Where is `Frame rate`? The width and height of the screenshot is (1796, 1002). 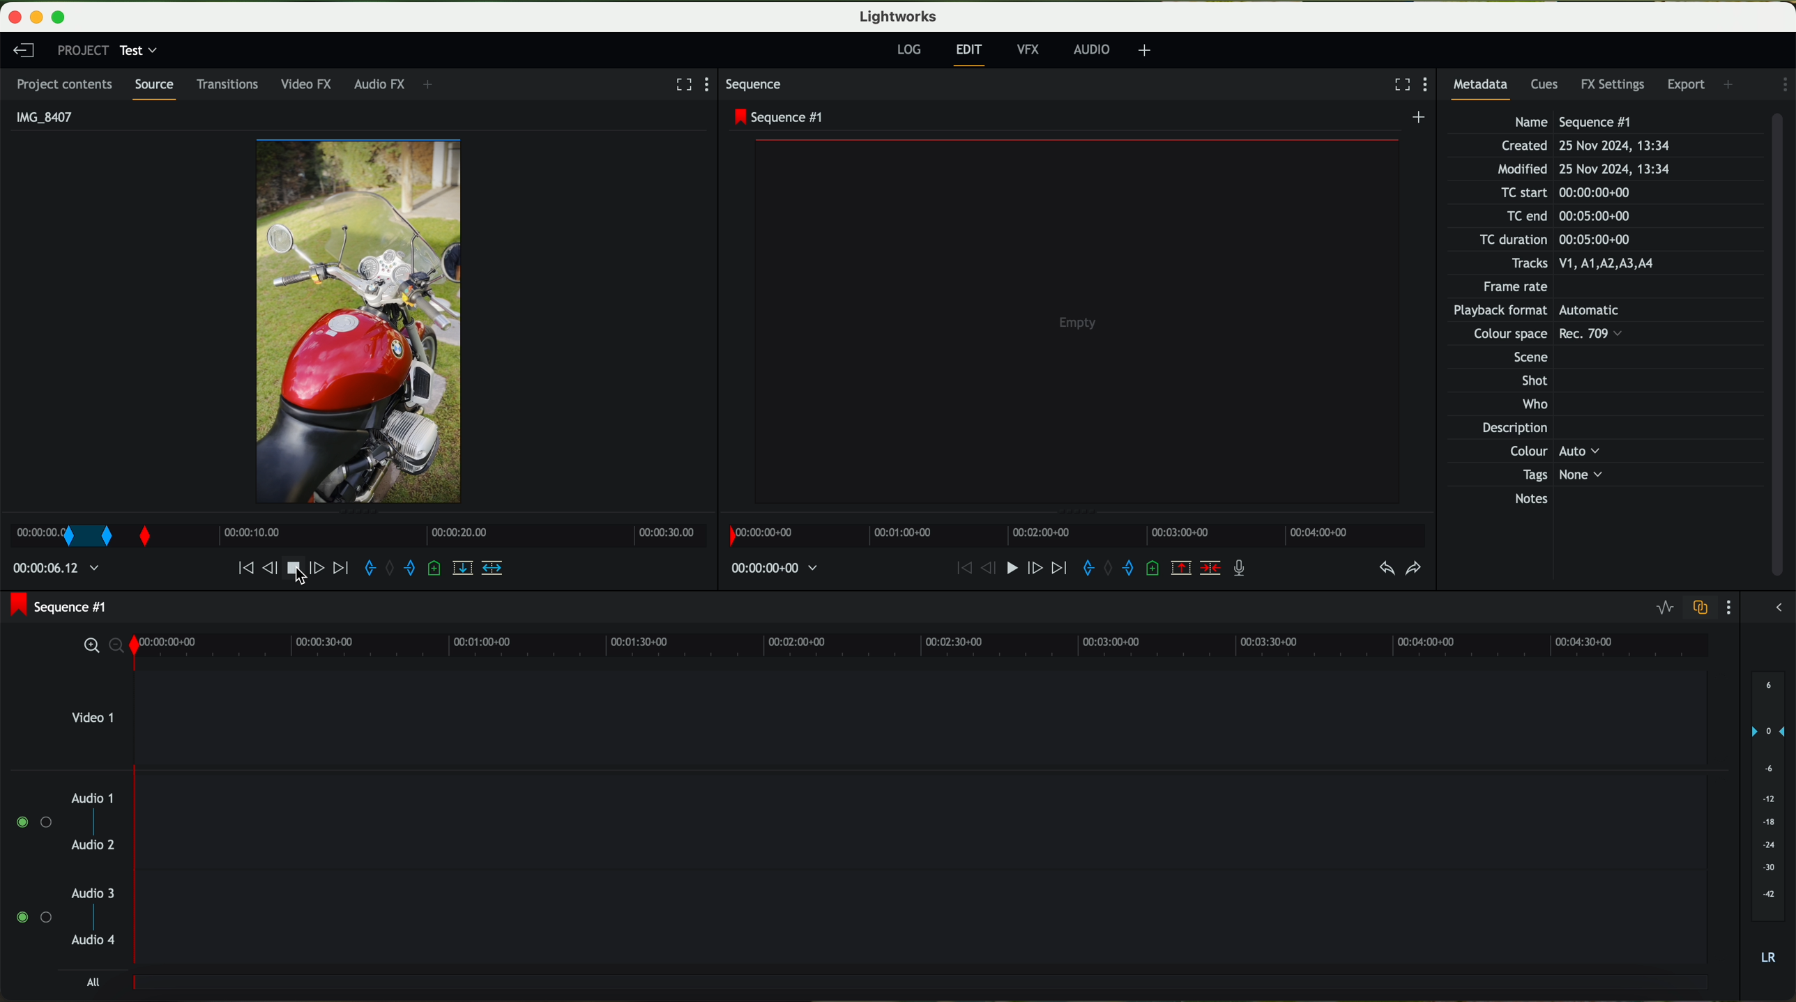
Frame rate is located at coordinates (1519, 289).